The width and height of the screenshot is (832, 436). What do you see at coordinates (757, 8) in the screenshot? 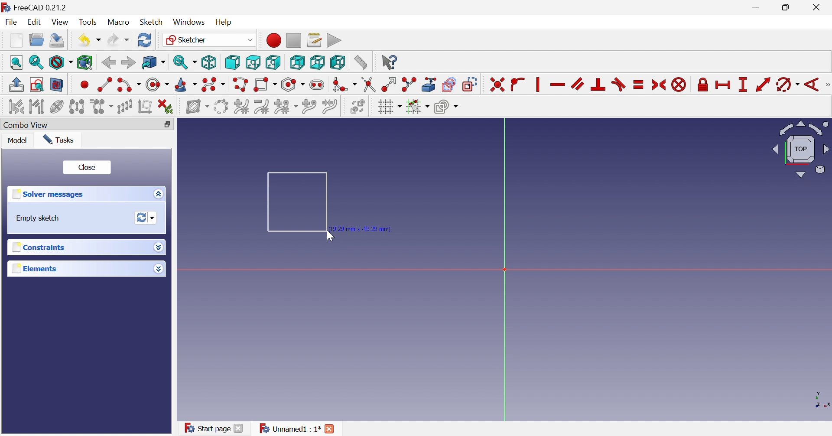
I see `Minimize` at bounding box center [757, 8].